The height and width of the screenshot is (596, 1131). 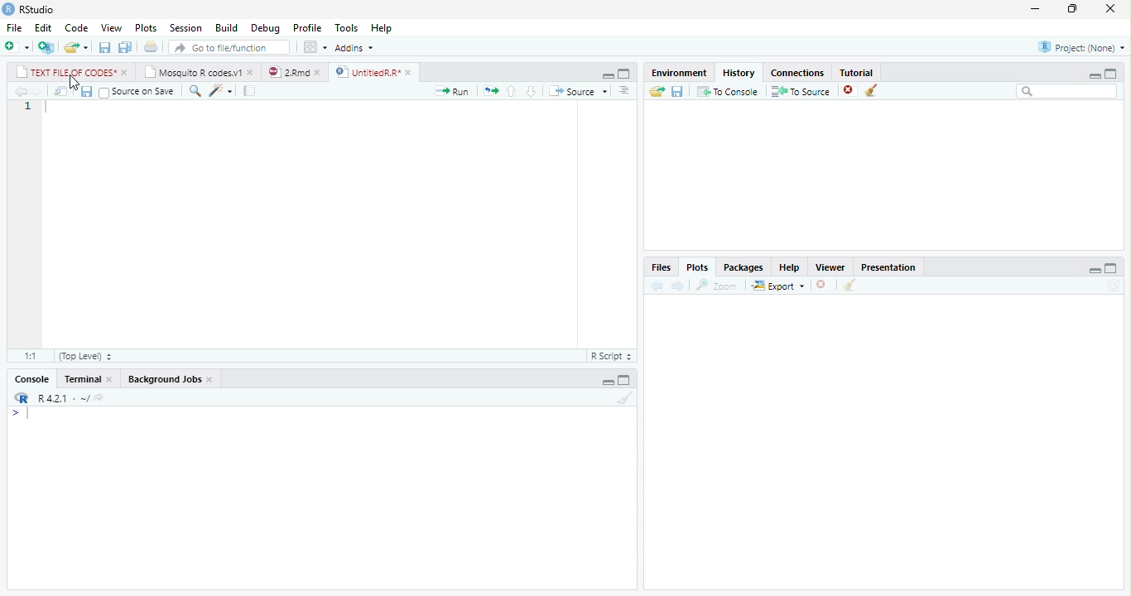 I want to click on open file, so click(x=76, y=47).